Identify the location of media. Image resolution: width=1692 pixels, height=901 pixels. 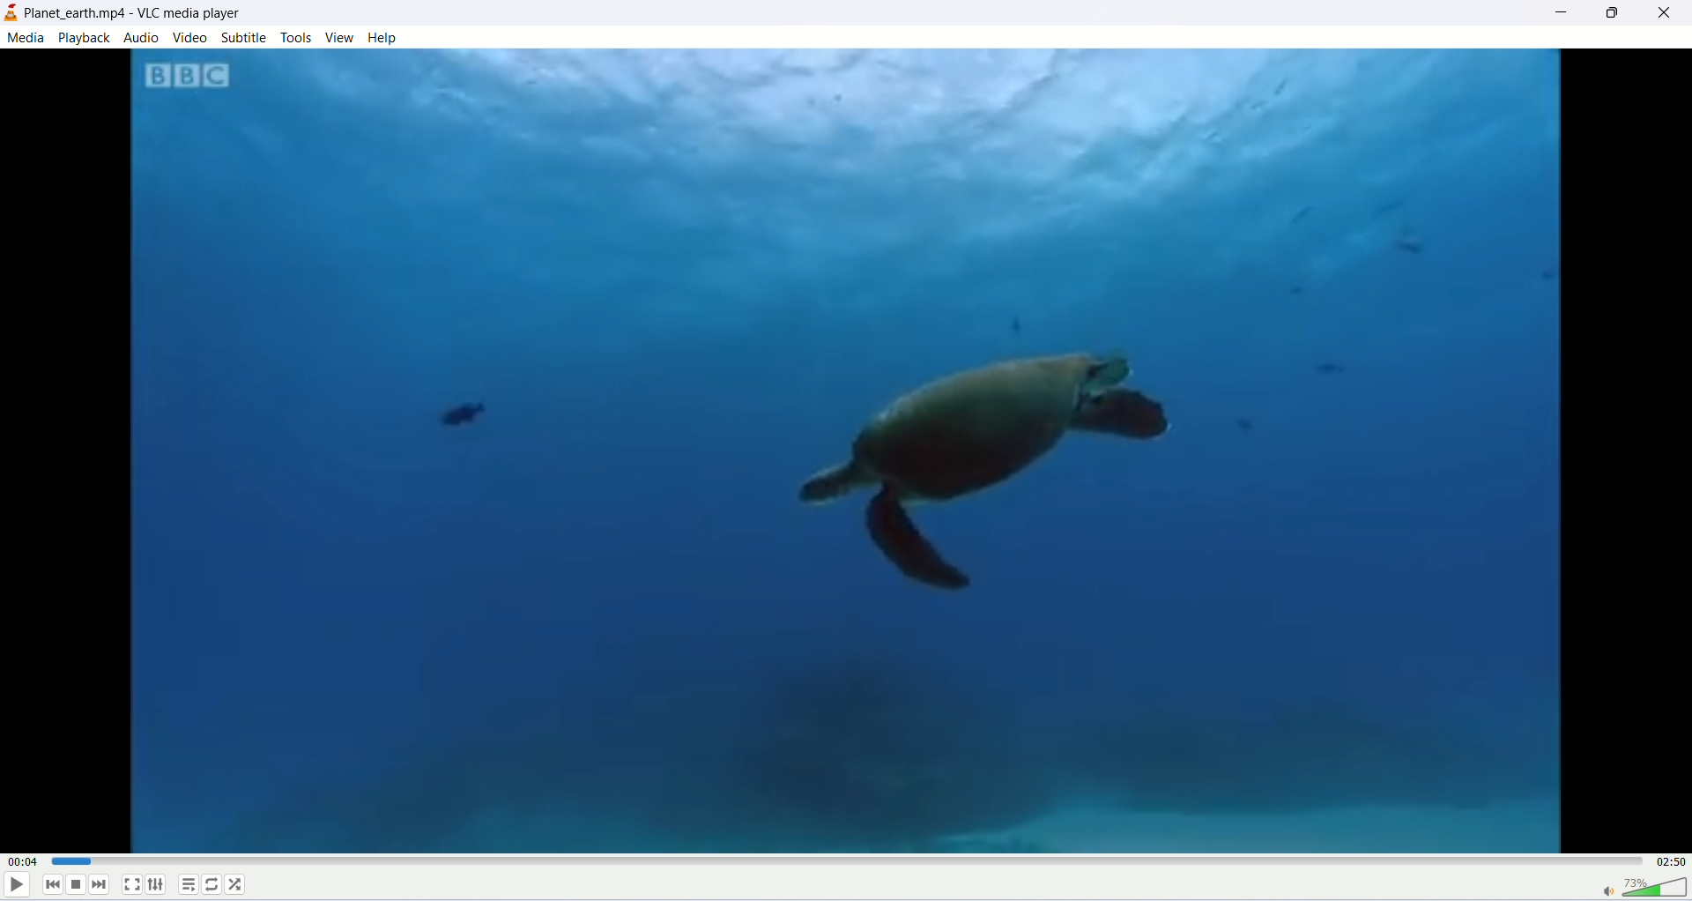
(28, 35).